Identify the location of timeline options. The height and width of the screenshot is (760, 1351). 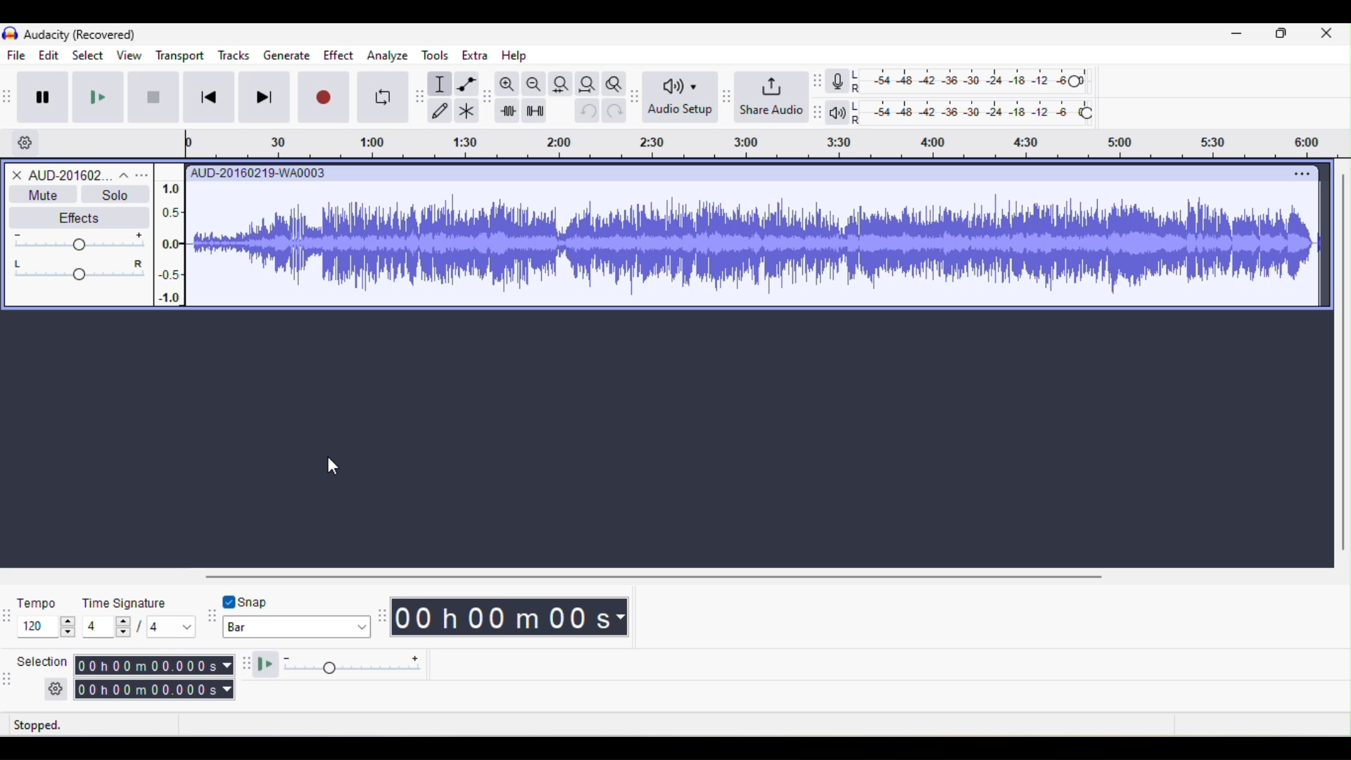
(25, 144).